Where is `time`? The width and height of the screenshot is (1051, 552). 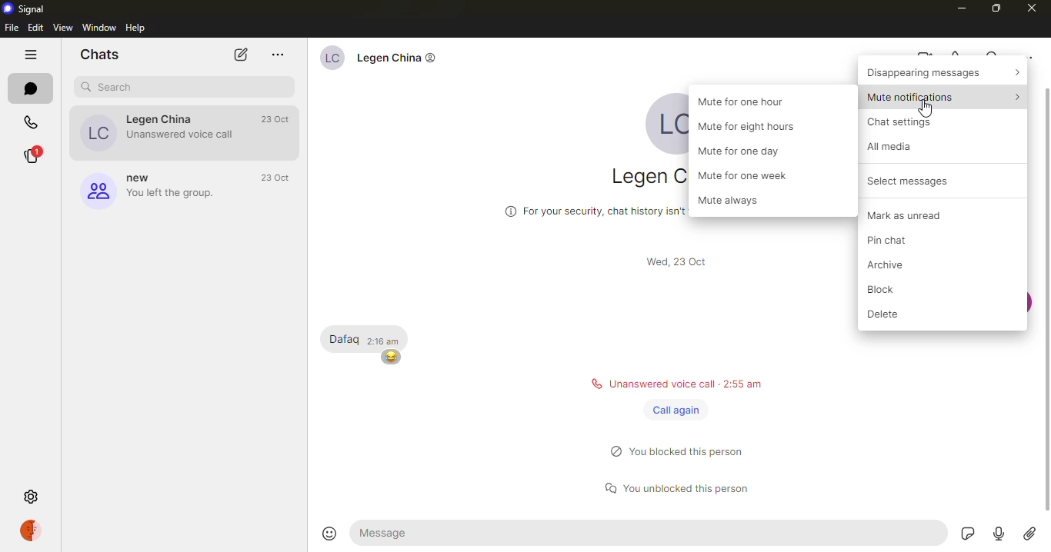 time is located at coordinates (279, 176).